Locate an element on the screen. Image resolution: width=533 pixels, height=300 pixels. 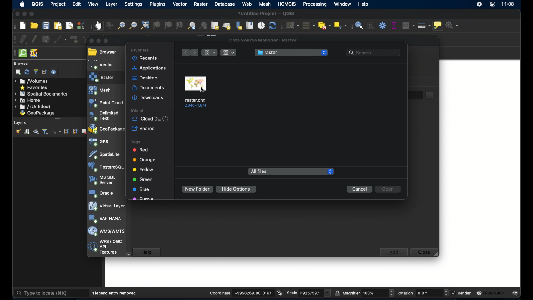
project toolbar is located at coordinates (14, 26).